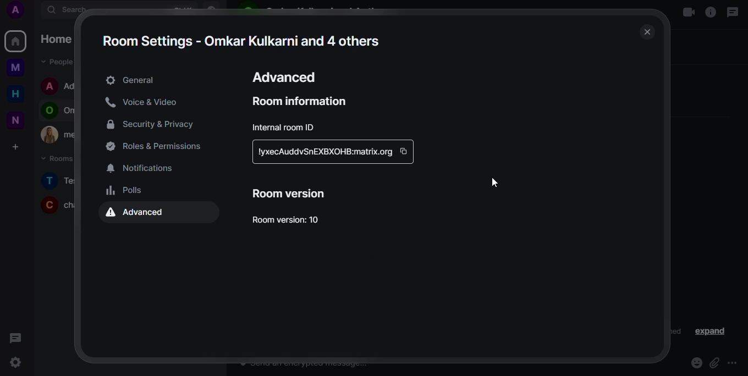  I want to click on more, so click(732, 363).